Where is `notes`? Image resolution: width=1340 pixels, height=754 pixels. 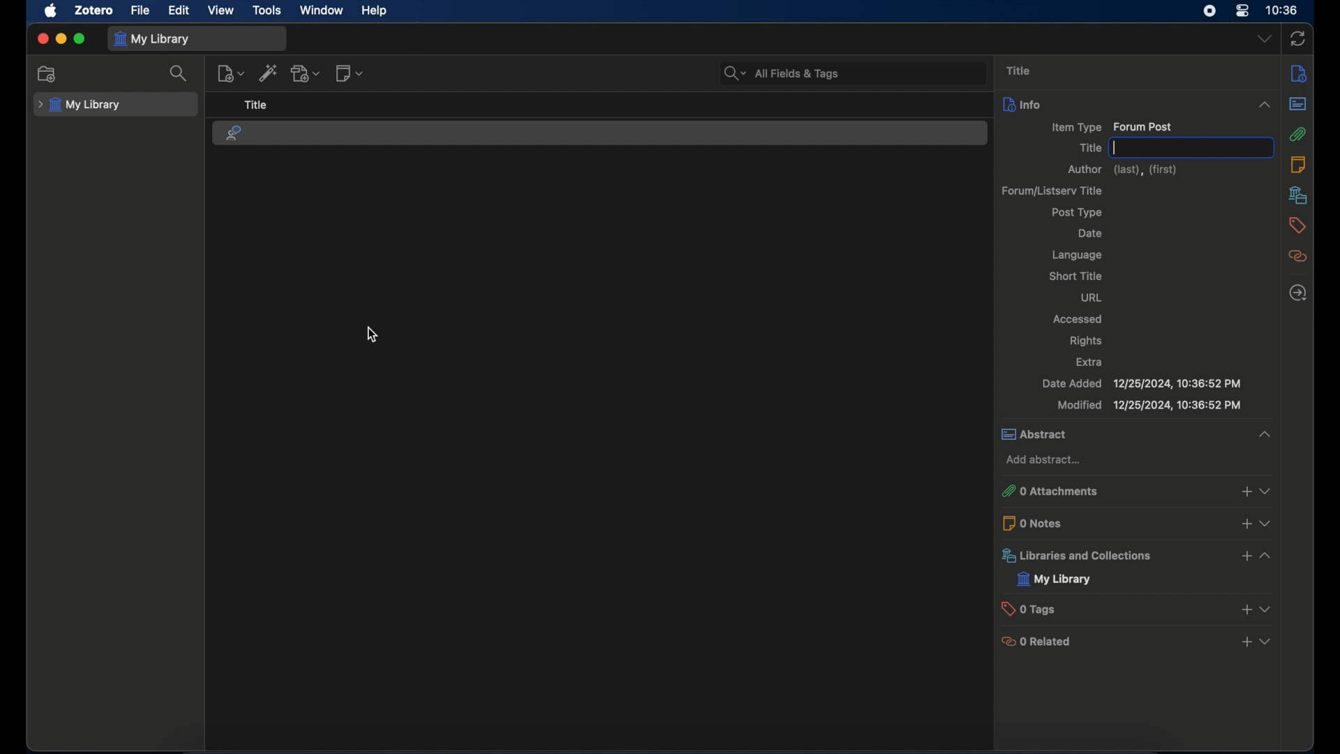 notes is located at coordinates (1297, 164).